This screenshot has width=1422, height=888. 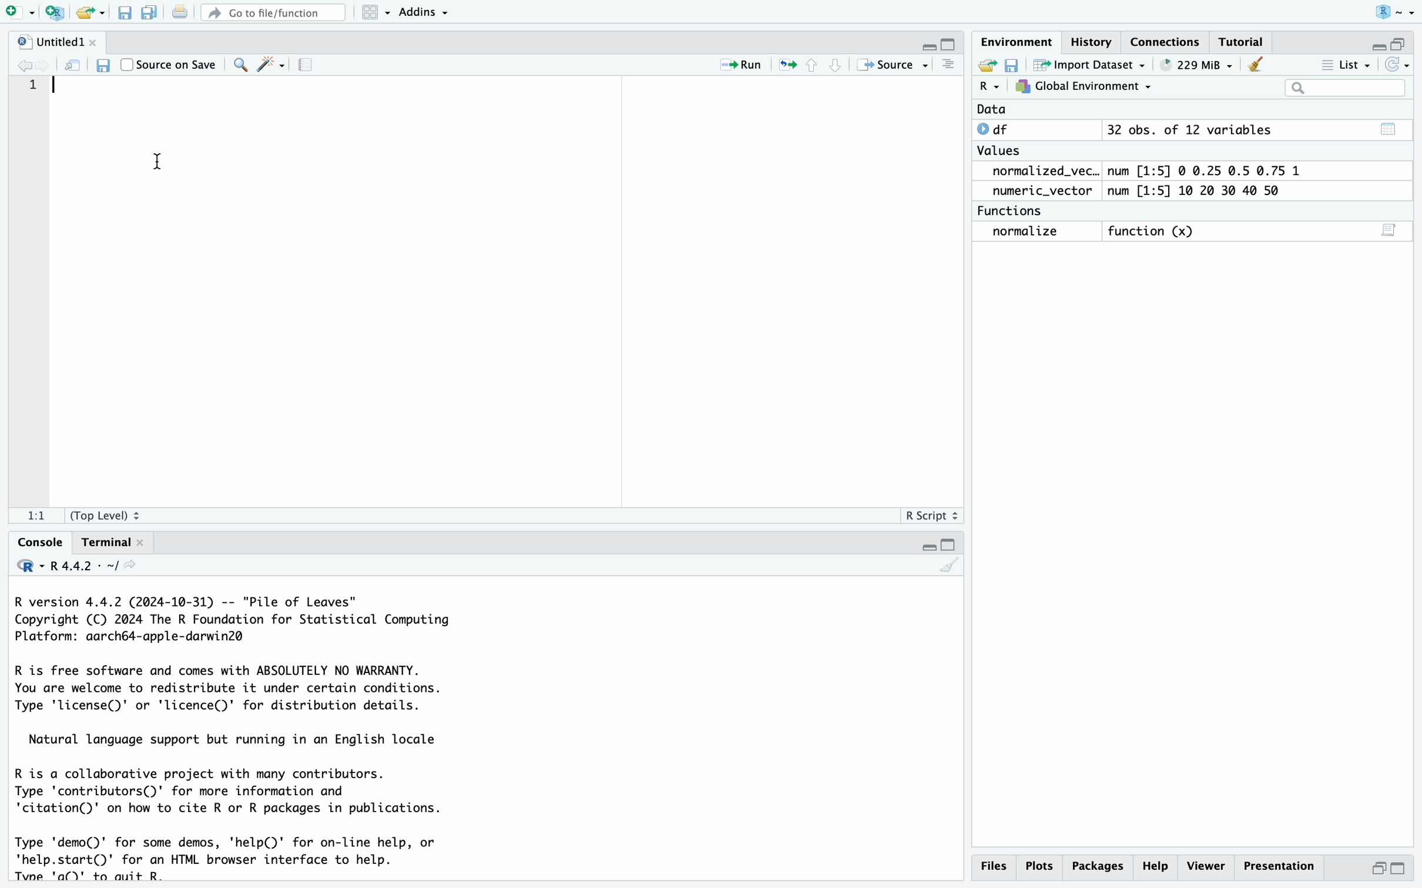 I want to click on minimize, so click(x=1376, y=46).